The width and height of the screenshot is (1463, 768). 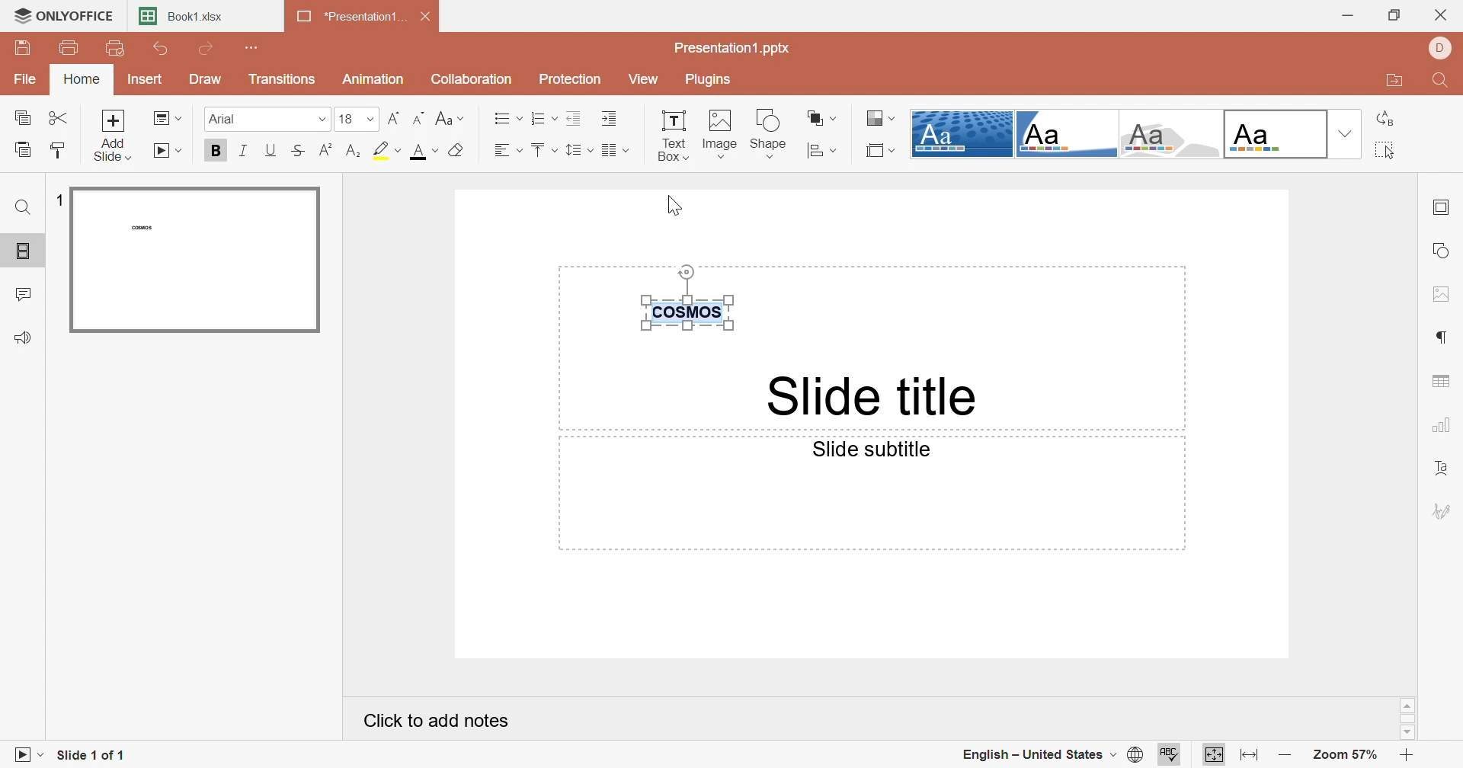 What do you see at coordinates (117, 138) in the screenshot?
I see `Add side` at bounding box center [117, 138].